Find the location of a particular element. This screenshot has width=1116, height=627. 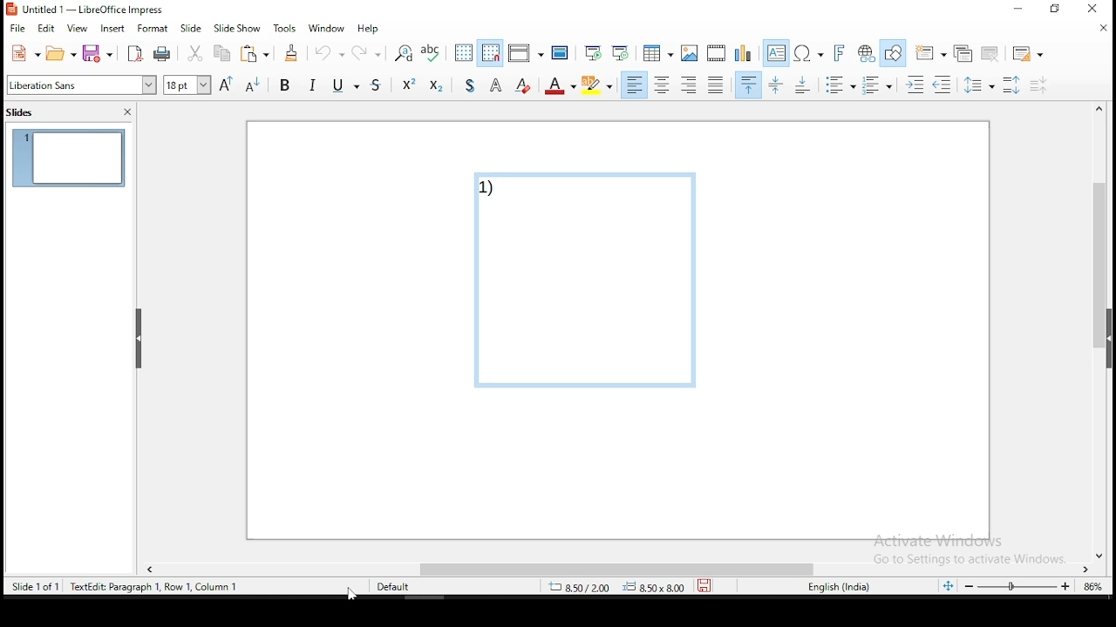

zoom level is located at coordinates (1089, 587).